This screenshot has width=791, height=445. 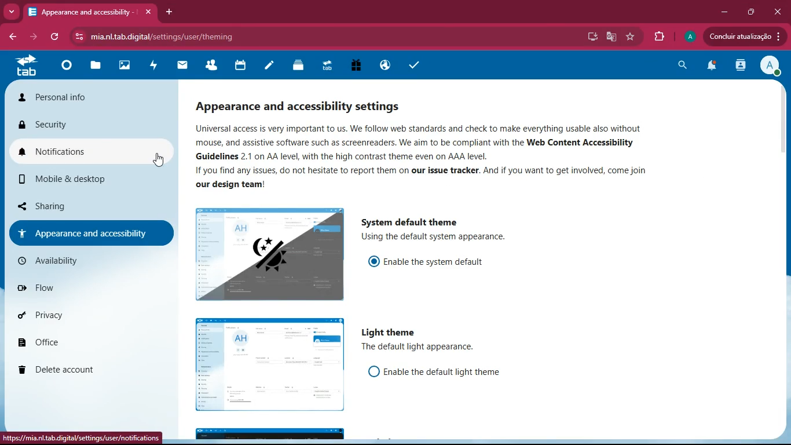 What do you see at coordinates (186, 67) in the screenshot?
I see `mail` at bounding box center [186, 67].